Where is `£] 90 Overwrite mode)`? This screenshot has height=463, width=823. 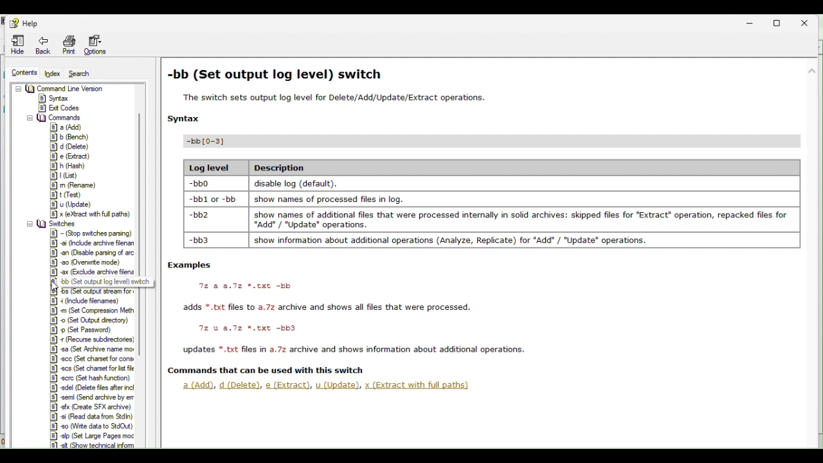 £] 90 Overwrite mode) is located at coordinates (86, 263).